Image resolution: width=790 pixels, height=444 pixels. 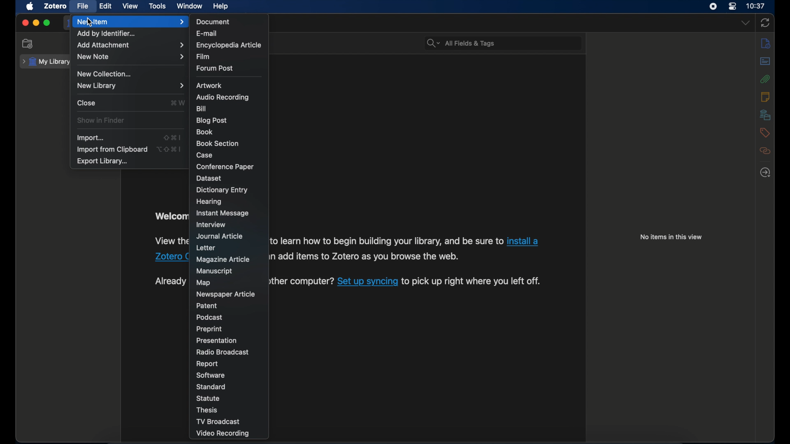 I want to click on Zotero connector link, so click(x=523, y=240).